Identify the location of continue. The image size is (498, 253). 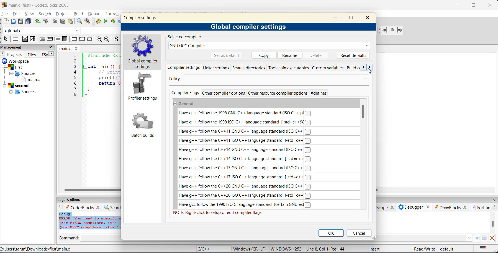
(82, 39).